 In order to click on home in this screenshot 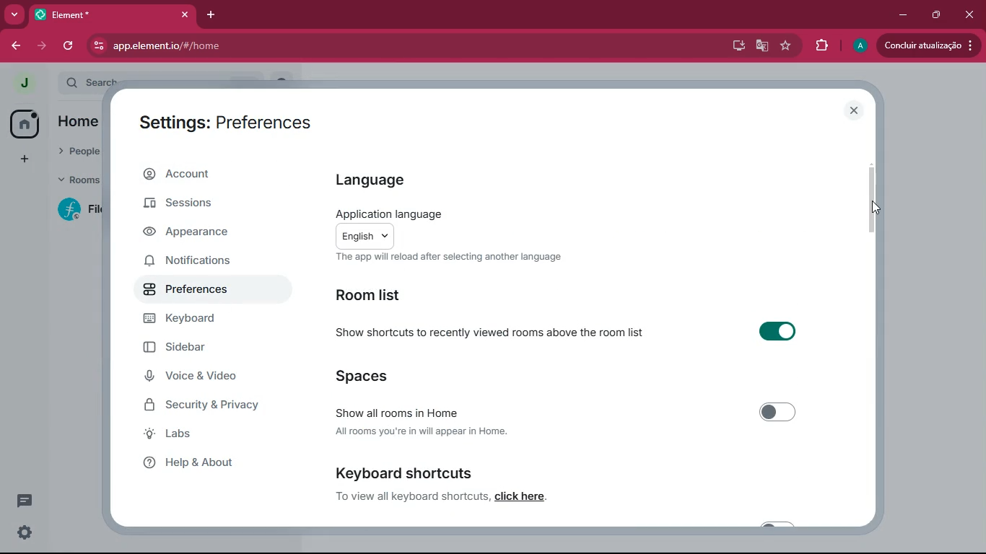, I will do `click(77, 125)`.